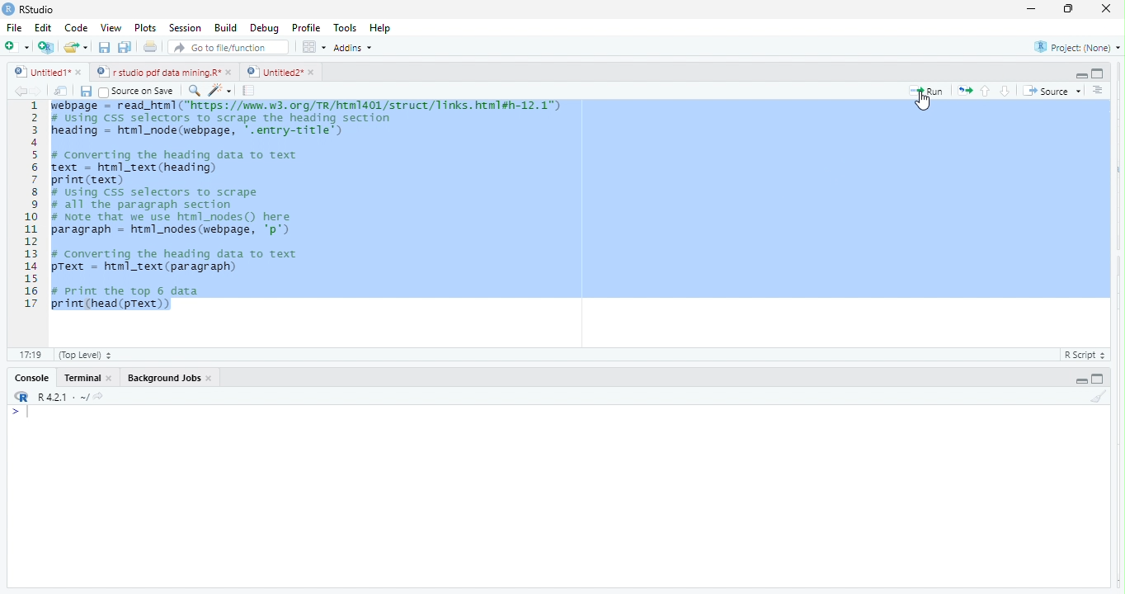 The image size is (1125, 594). What do you see at coordinates (31, 354) in the screenshot?
I see `19:19` at bounding box center [31, 354].